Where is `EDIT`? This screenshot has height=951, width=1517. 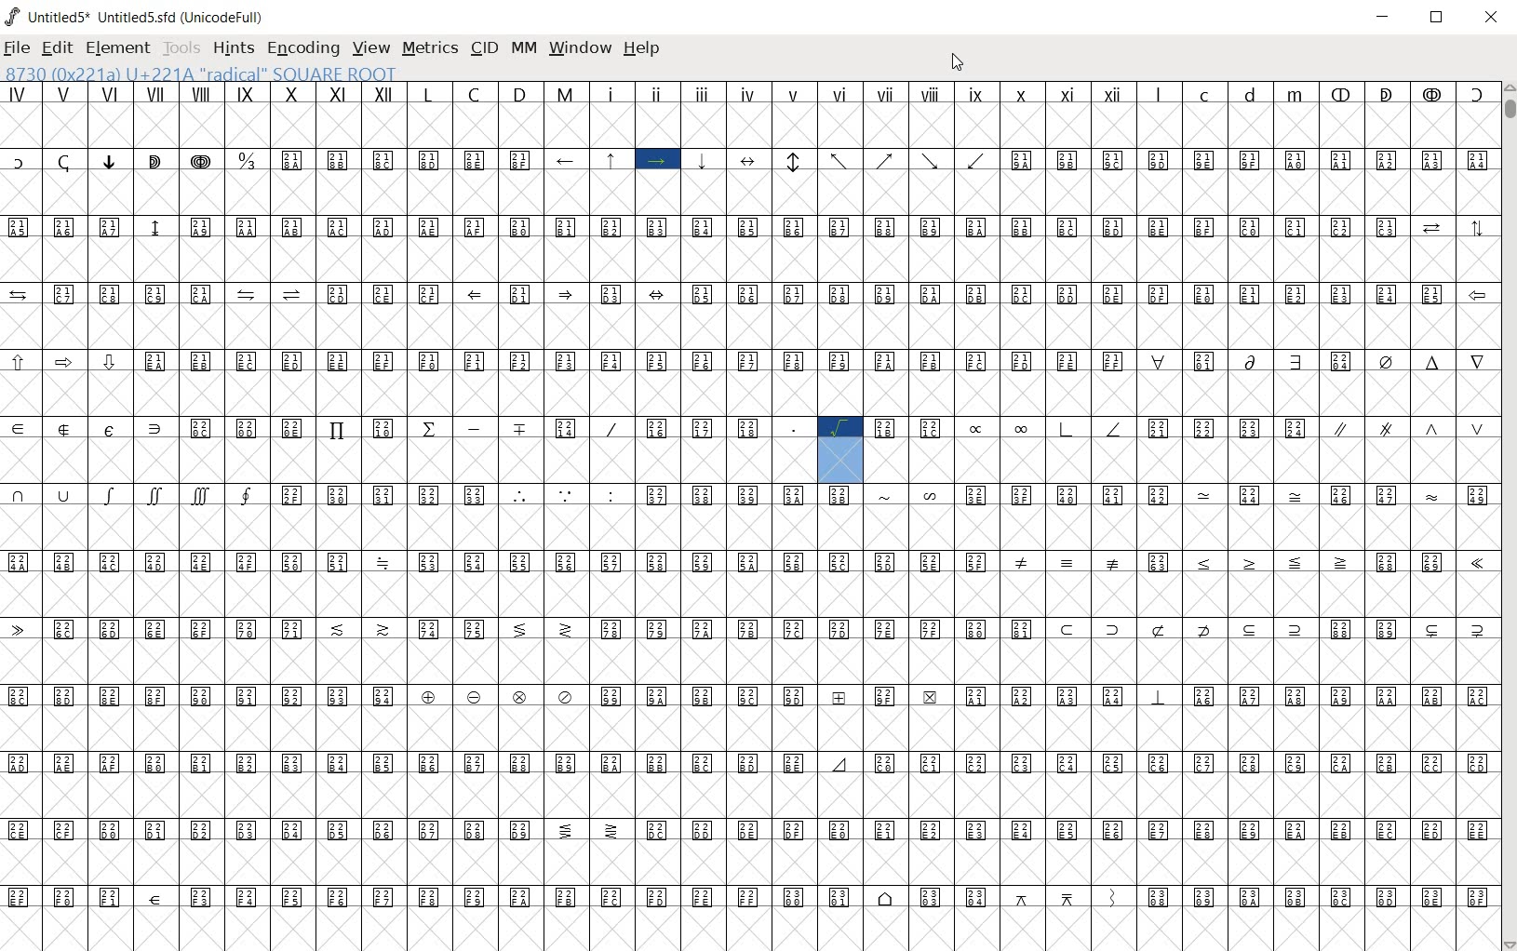
EDIT is located at coordinates (56, 49).